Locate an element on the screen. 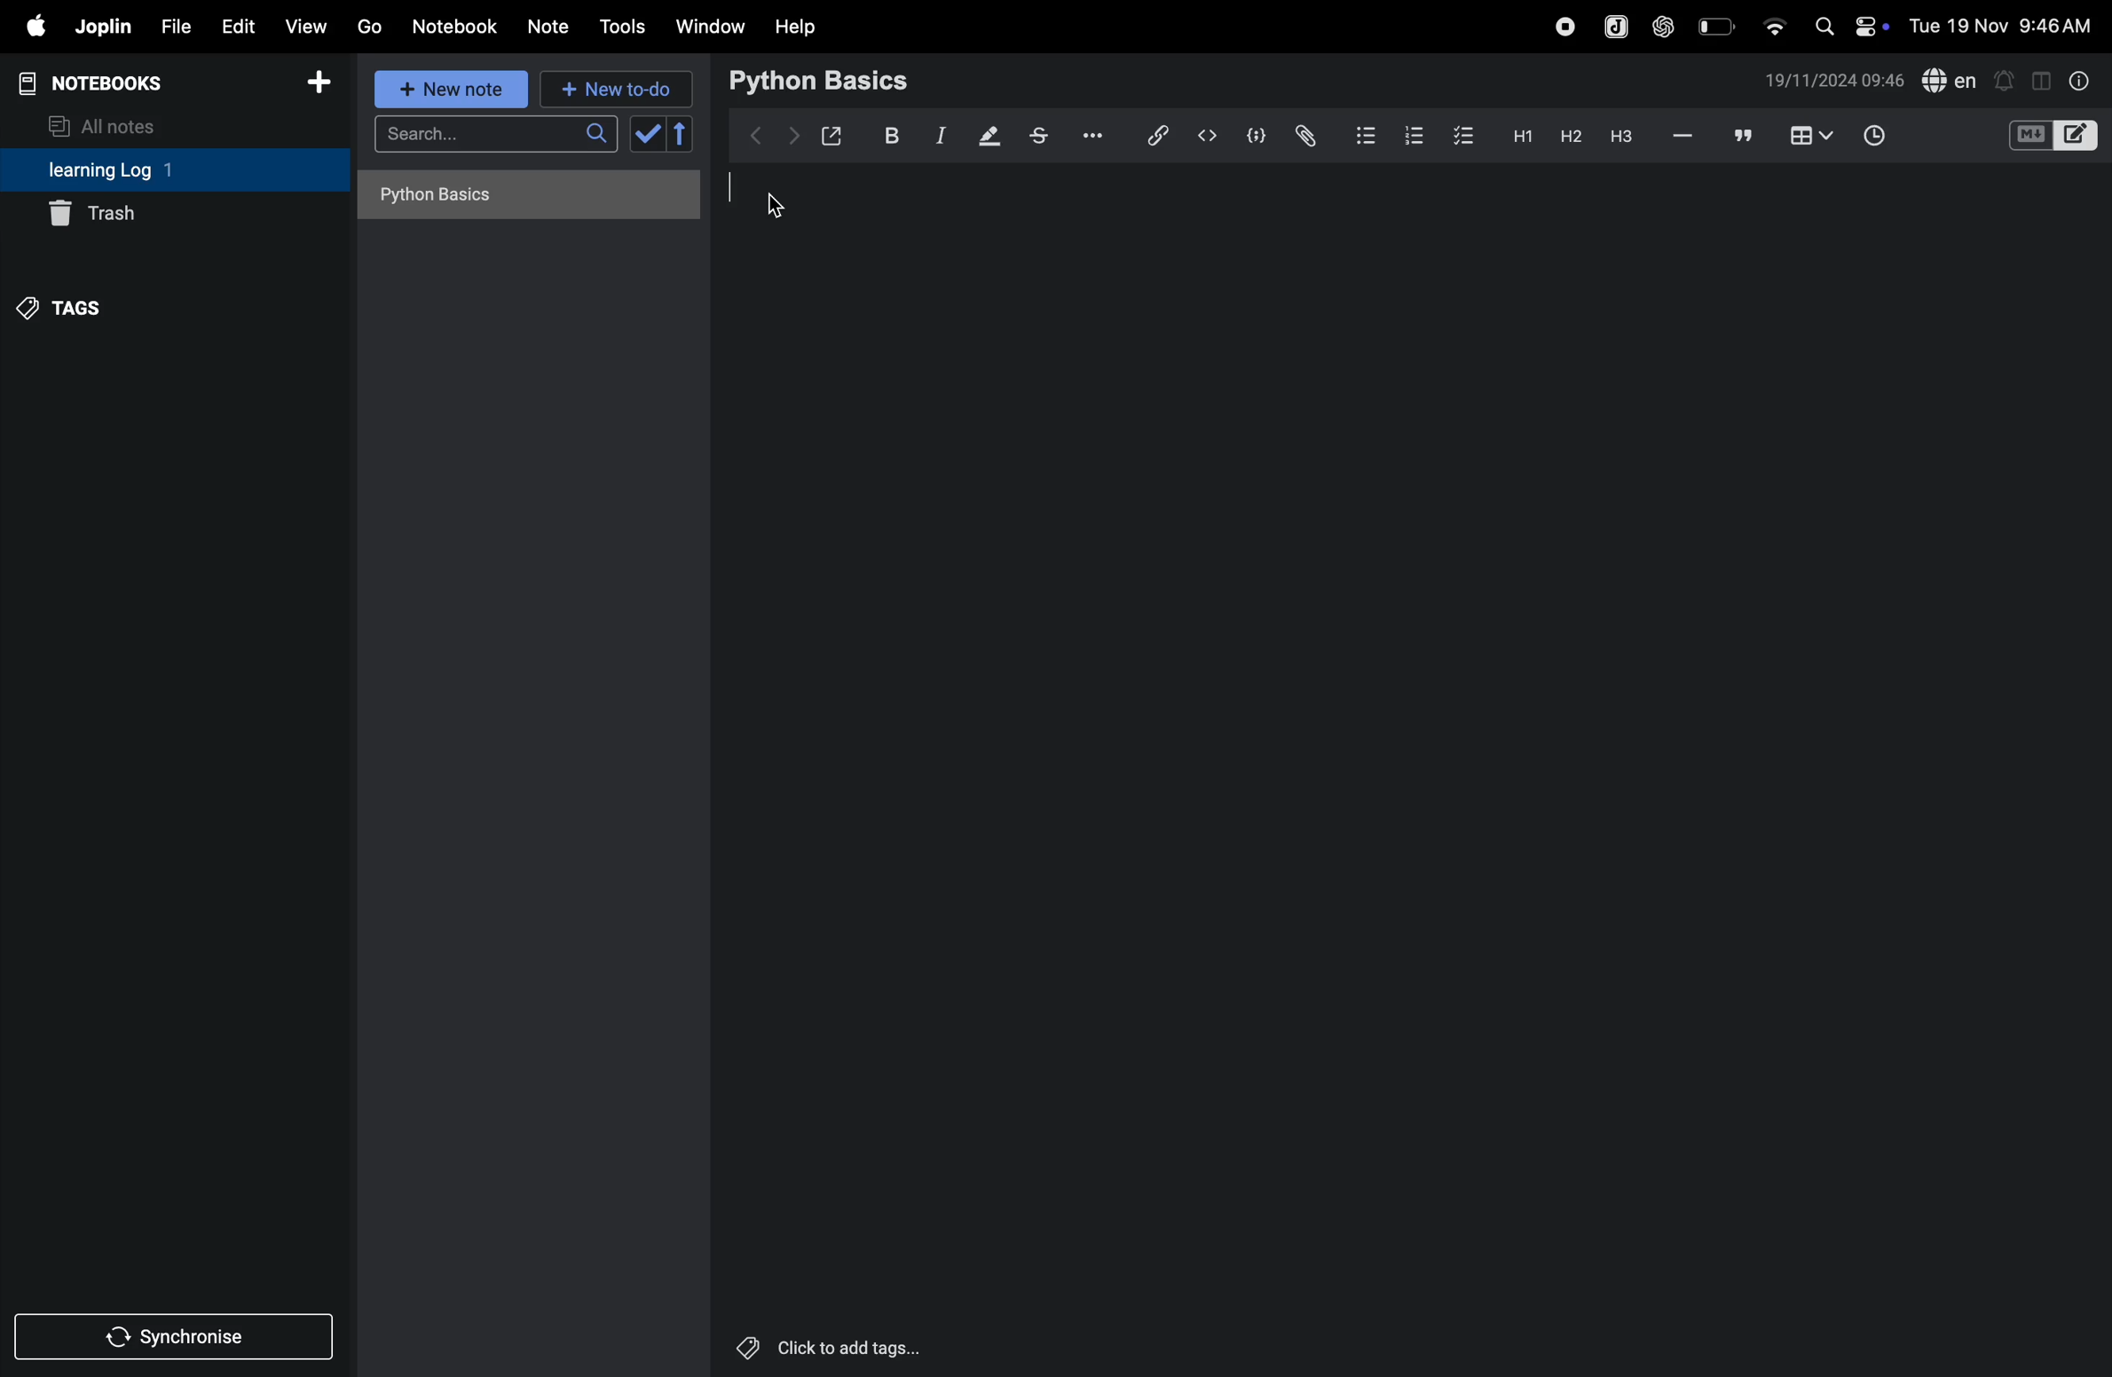 Image resolution: width=2112 pixels, height=1377 pixels. help is located at coordinates (796, 26).